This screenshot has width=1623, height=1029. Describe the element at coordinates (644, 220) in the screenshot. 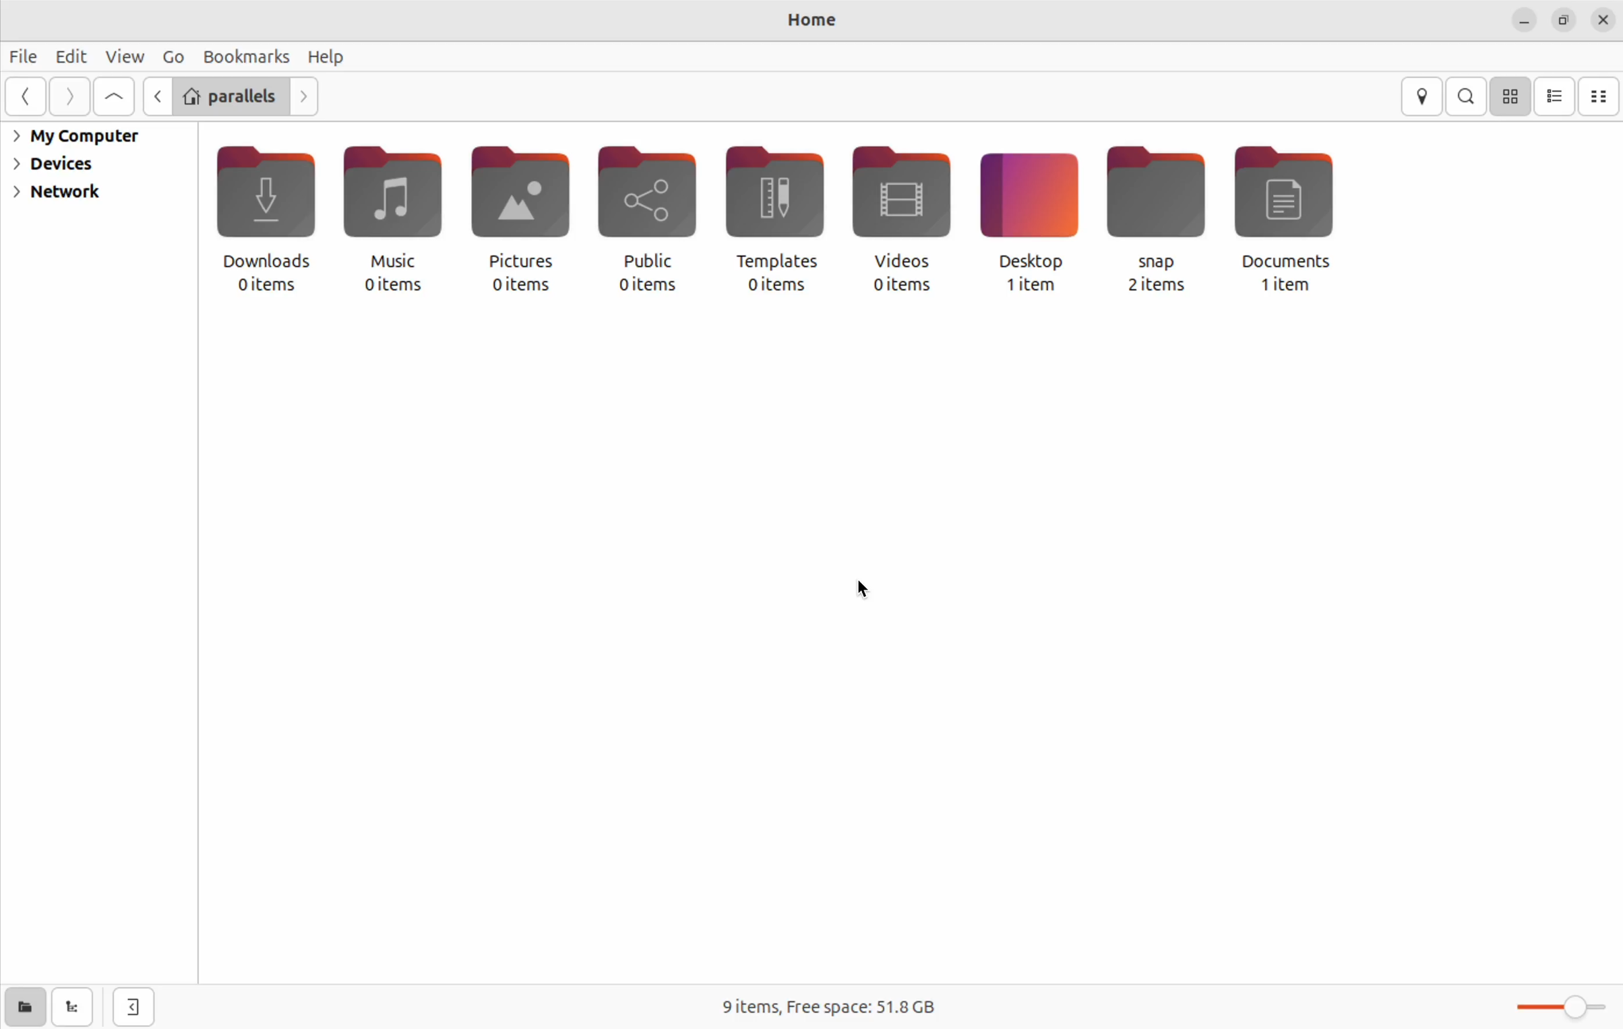

I see `public 0 items` at that location.